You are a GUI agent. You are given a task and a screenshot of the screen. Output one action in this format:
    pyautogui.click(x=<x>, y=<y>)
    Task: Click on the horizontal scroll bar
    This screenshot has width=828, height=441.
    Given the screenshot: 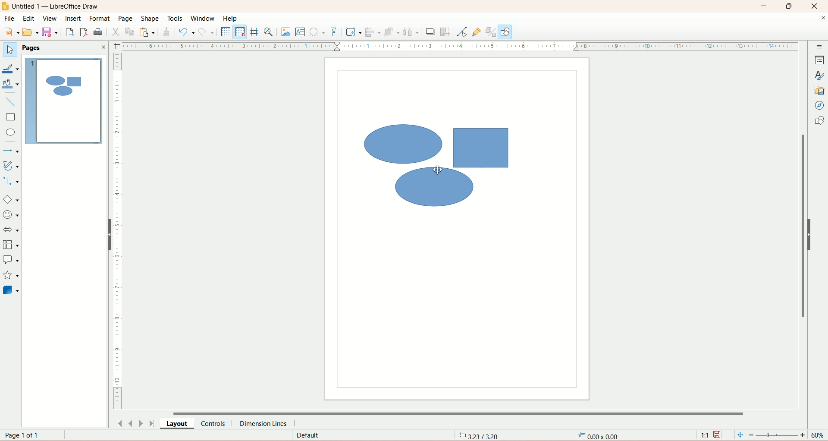 What is the action you would take?
    pyautogui.click(x=467, y=413)
    